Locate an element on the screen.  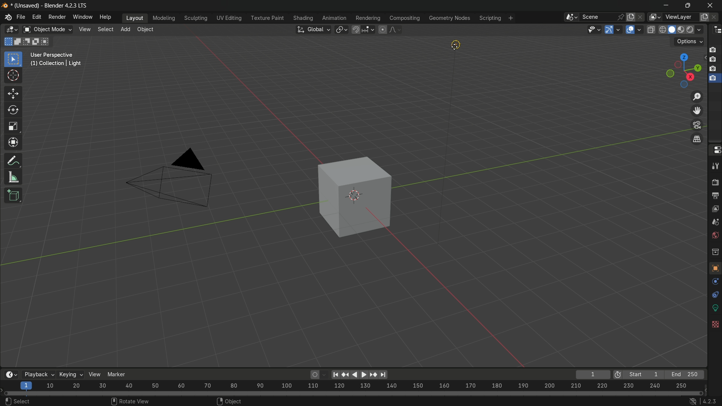
cube is located at coordinates (356, 196).